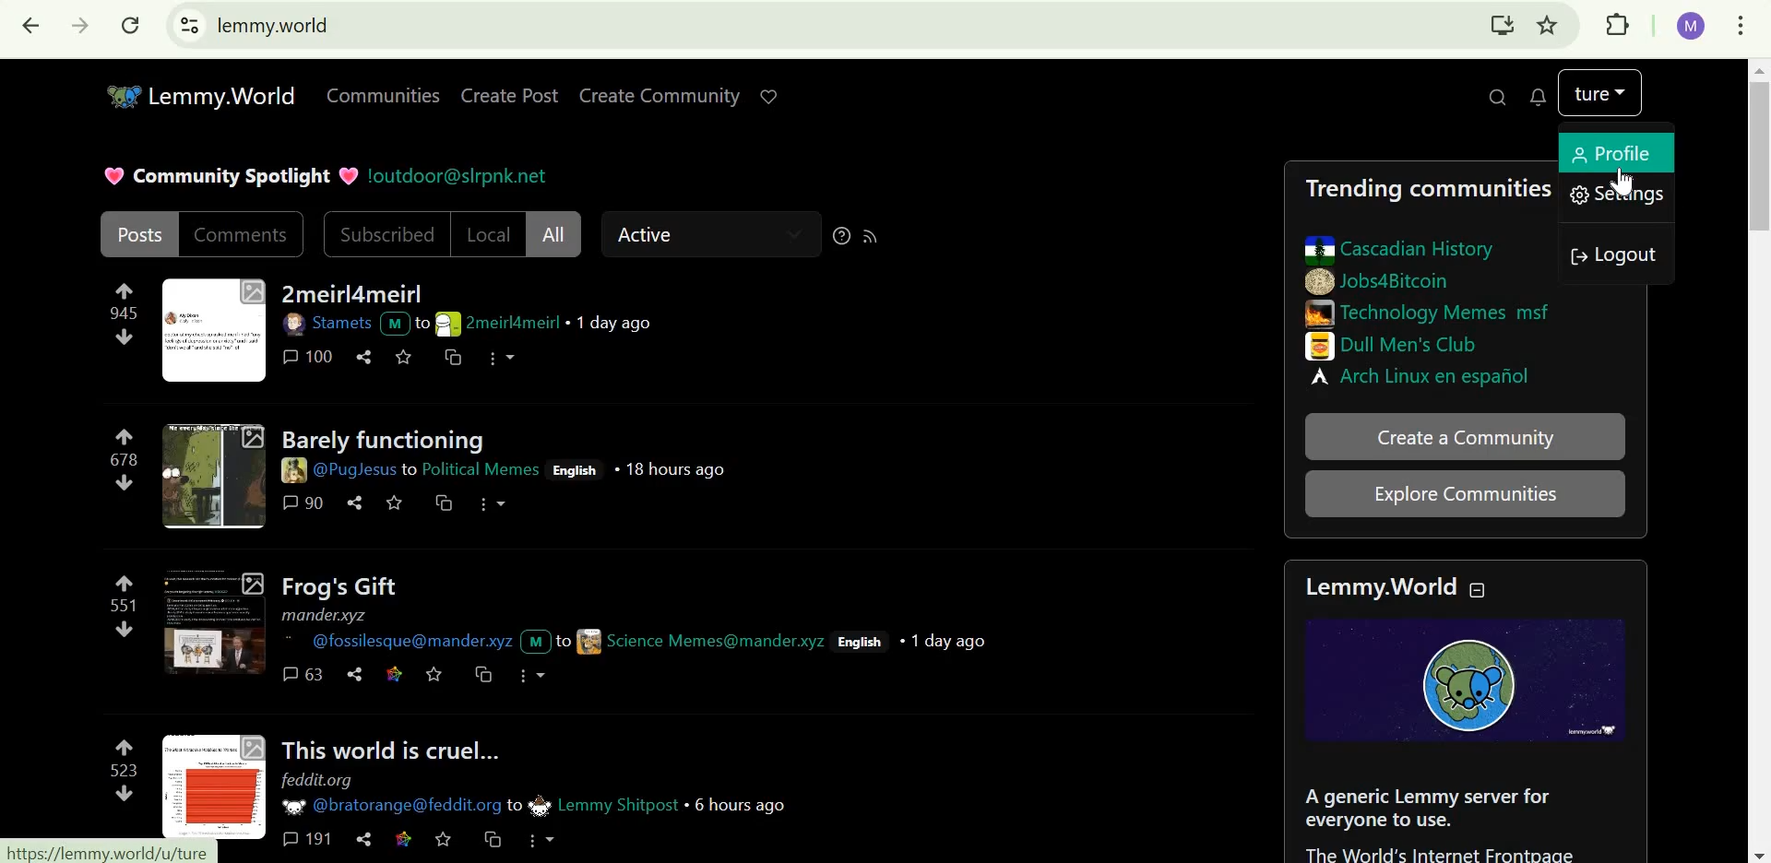 The height and width of the screenshot is (863, 1771). What do you see at coordinates (273, 24) in the screenshot?
I see `lemmy.world` at bounding box center [273, 24].